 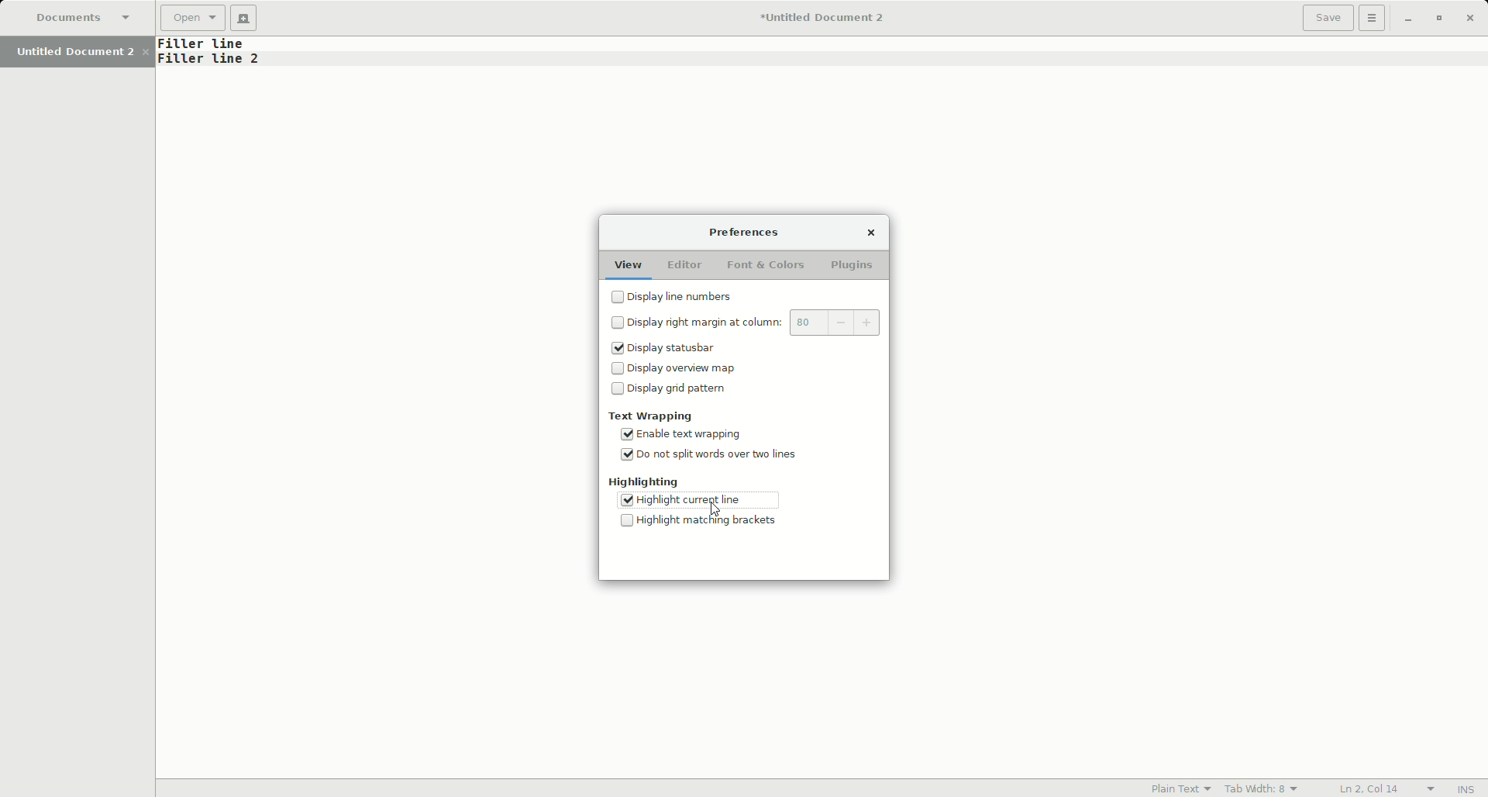 I want to click on Display line numbers, so click(x=679, y=298).